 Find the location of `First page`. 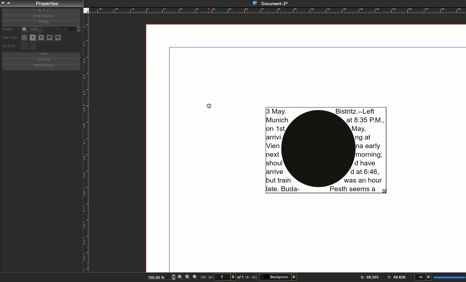

First page is located at coordinates (203, 278).